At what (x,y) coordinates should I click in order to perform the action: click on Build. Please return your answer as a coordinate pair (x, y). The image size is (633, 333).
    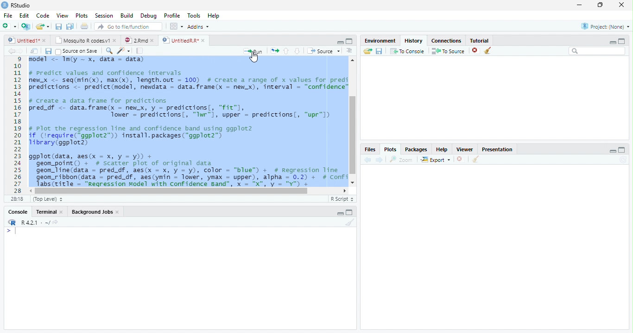
    Looking at the image, I should click on (127, 16).